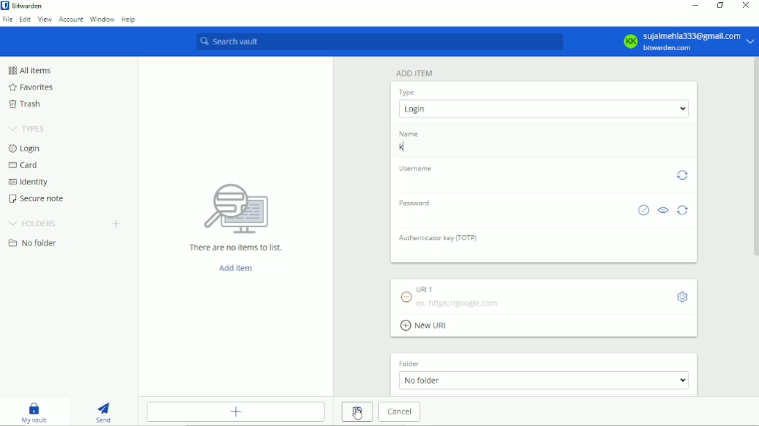 The width and height of the screenshot is (759, 426). What do you see at coordinates (26, 164) in the screenshot?
I see `Card` at bounding box center [26, 164].